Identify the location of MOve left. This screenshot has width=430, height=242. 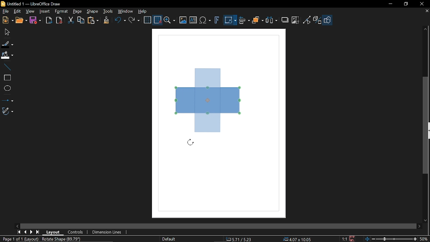
(17, 226).